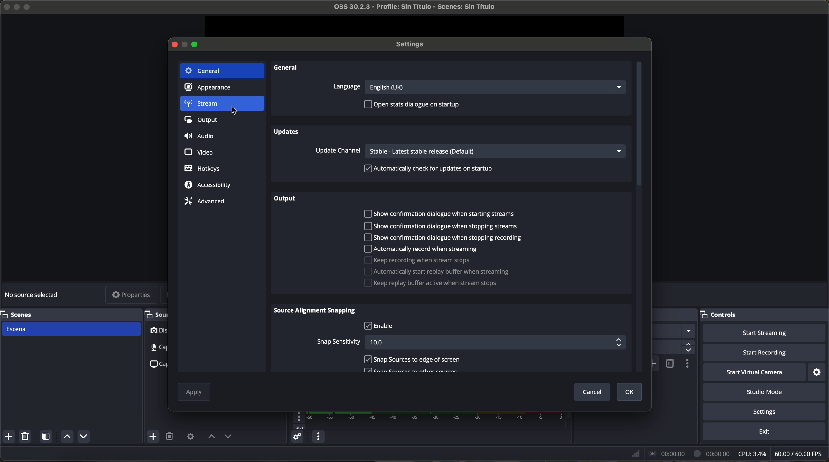 This screenshot has width=829, height=462. Describe the element at coordinates (437, 271) in the screenshot. I see `automatically start replay buffer when streaming` at that location.